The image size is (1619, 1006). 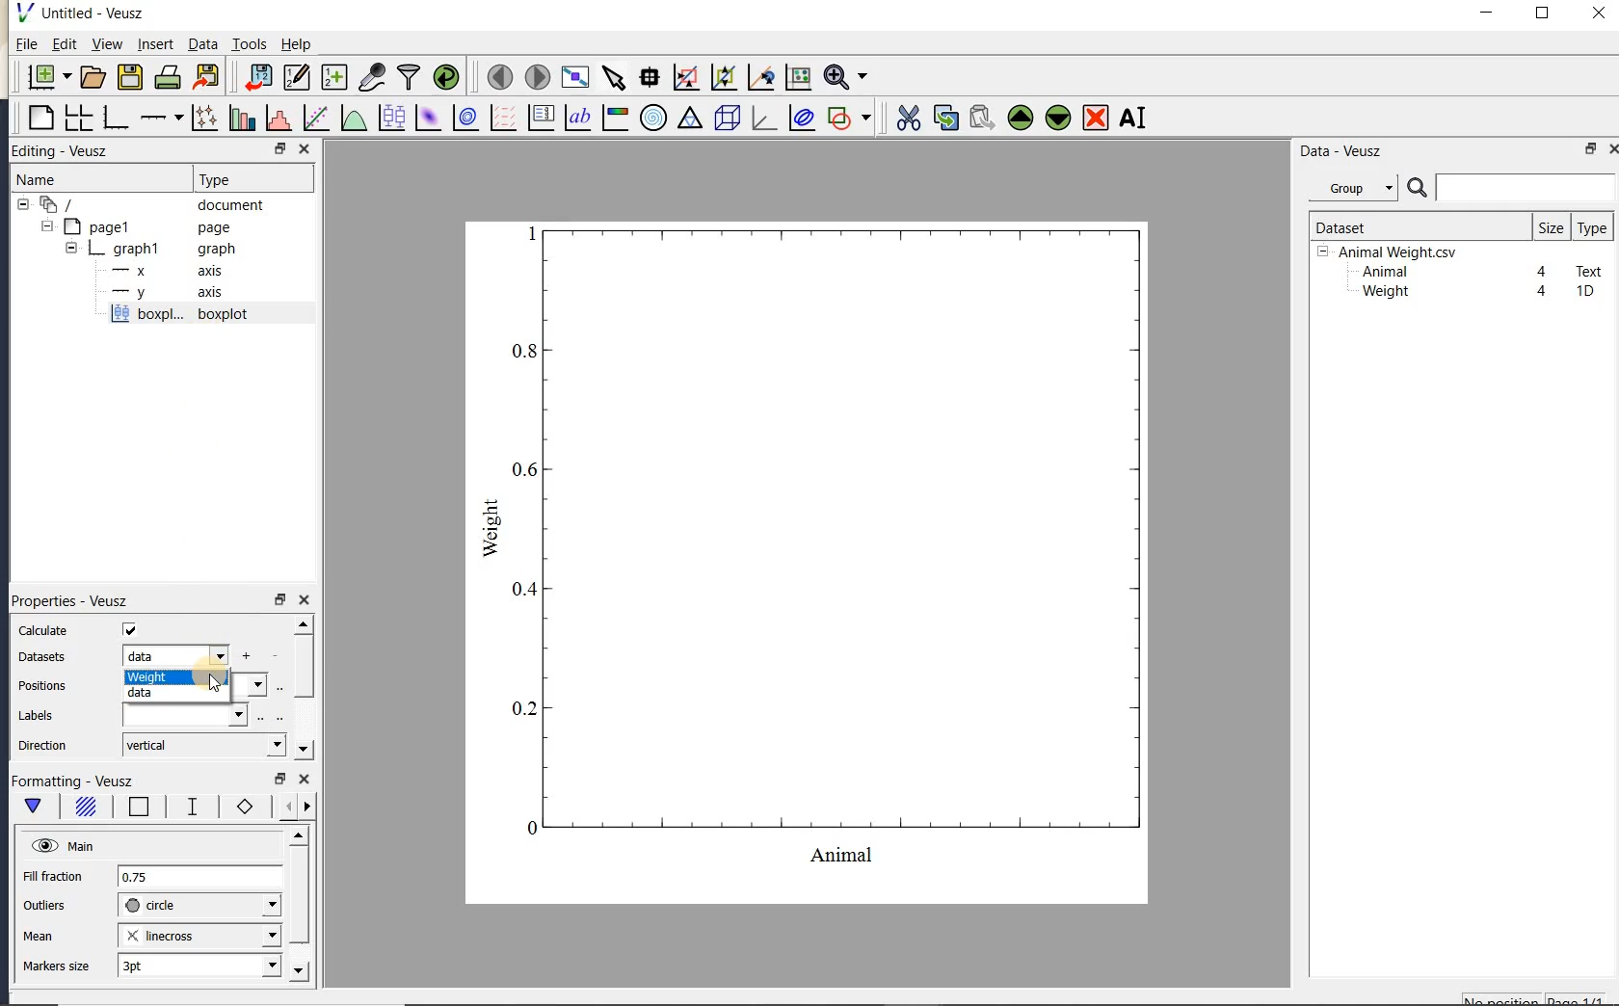 I want to click on 3d graph, so click(x=761, y=118).